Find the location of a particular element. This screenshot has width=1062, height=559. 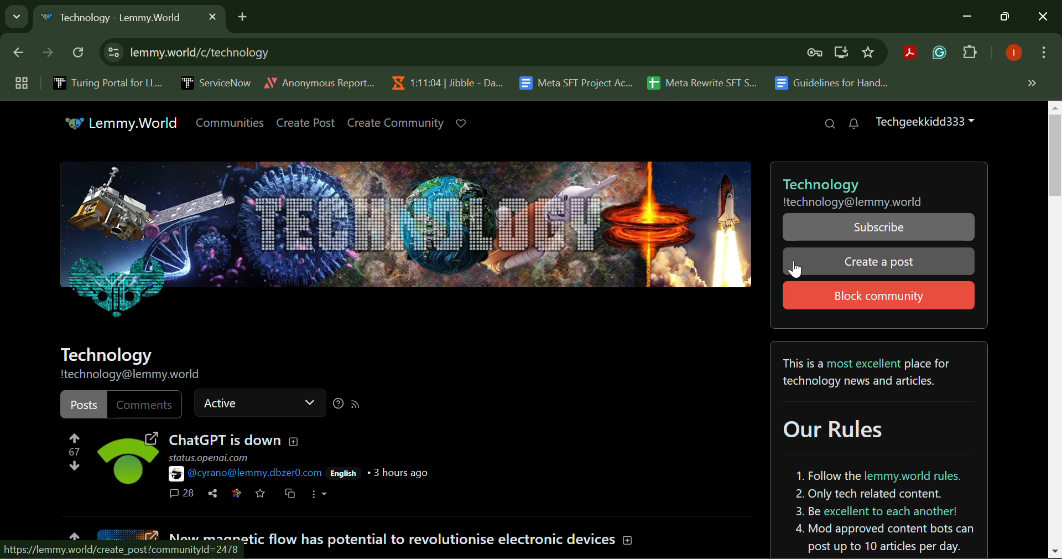

Comments is located at coordinates (180, 493).